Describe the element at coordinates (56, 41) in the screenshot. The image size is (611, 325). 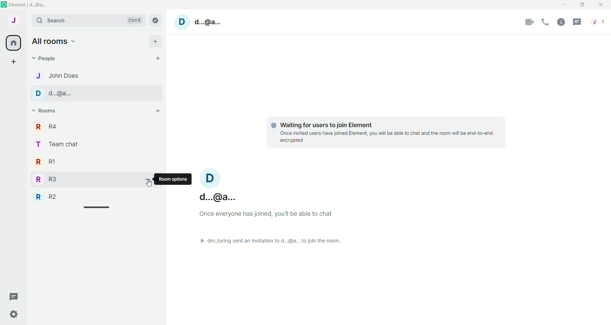
I see `all rooms` at that location.